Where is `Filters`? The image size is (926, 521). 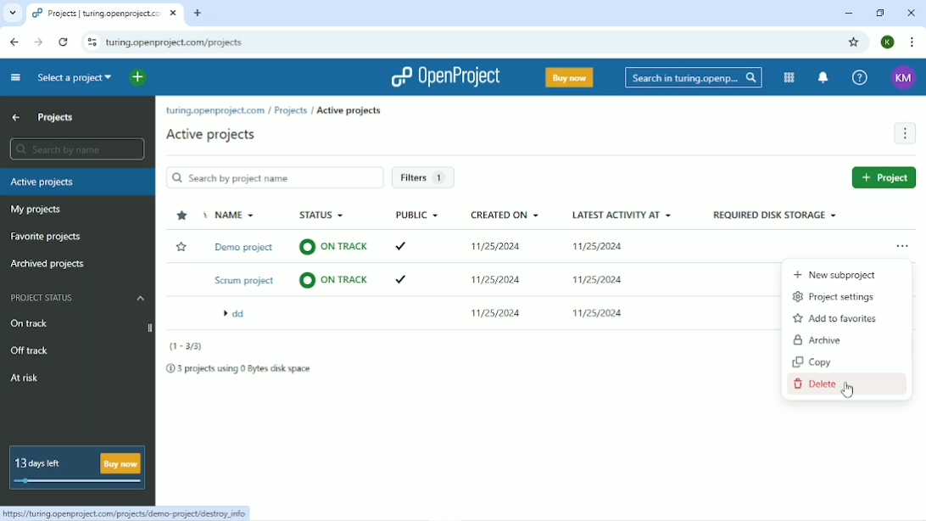 Filters is located at coordinates (426, 177).